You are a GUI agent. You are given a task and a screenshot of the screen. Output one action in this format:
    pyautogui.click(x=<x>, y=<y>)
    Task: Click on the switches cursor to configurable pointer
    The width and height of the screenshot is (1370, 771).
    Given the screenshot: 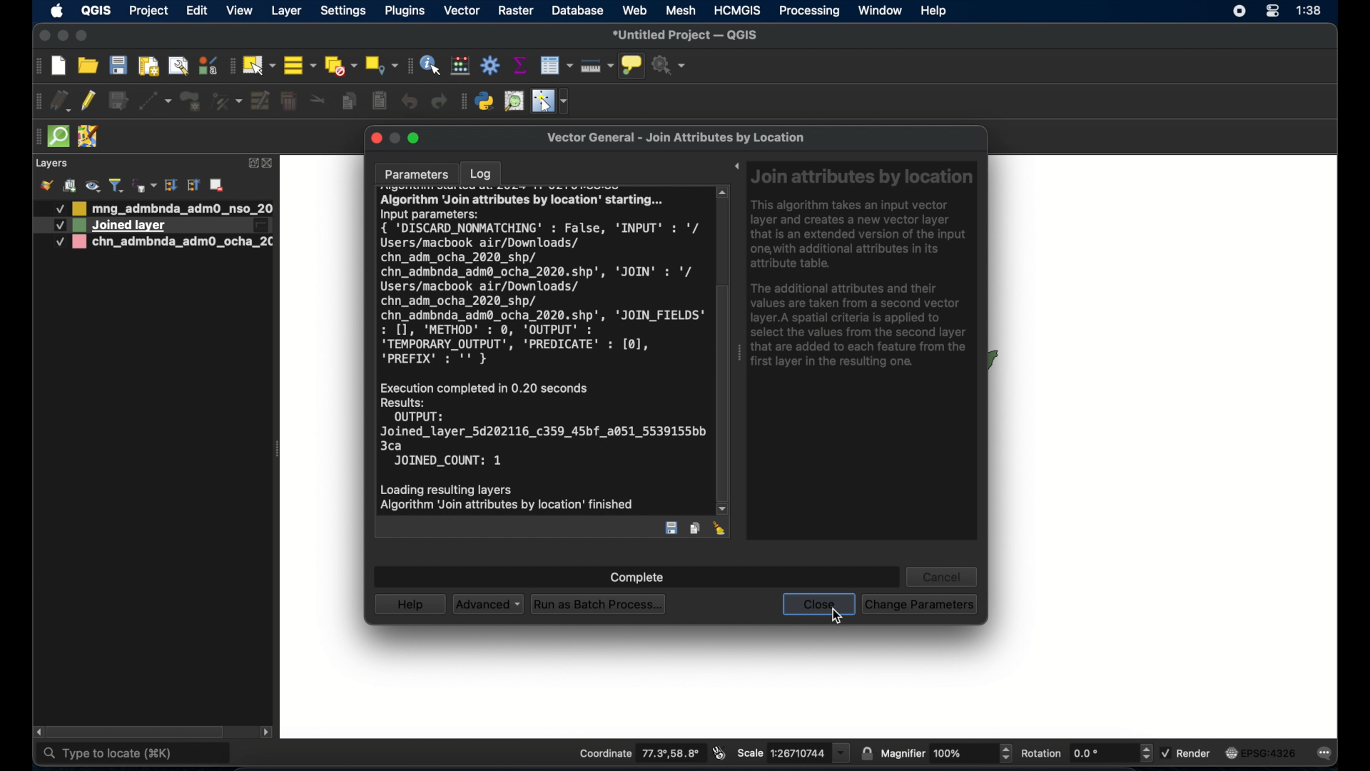 What is the action you would take?
    pyautogui.click(x=552, y=101)
    